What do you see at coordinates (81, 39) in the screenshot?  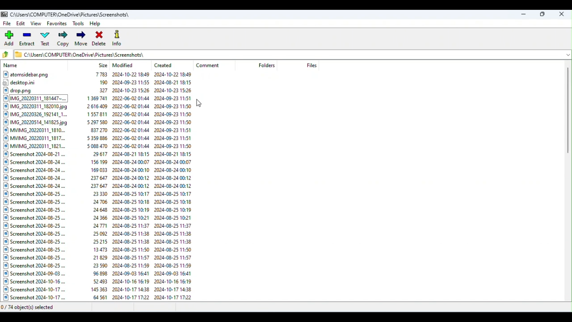 I see `Move` at bounding box center [81, 39].